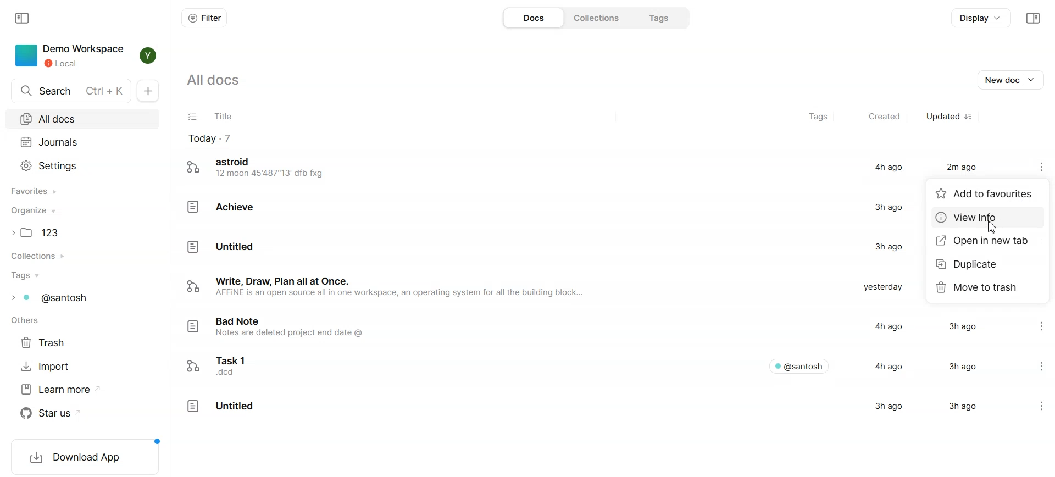 The width and height of the screenshot is (1055, 477). I want to click on Today file count, so click(210, 138).